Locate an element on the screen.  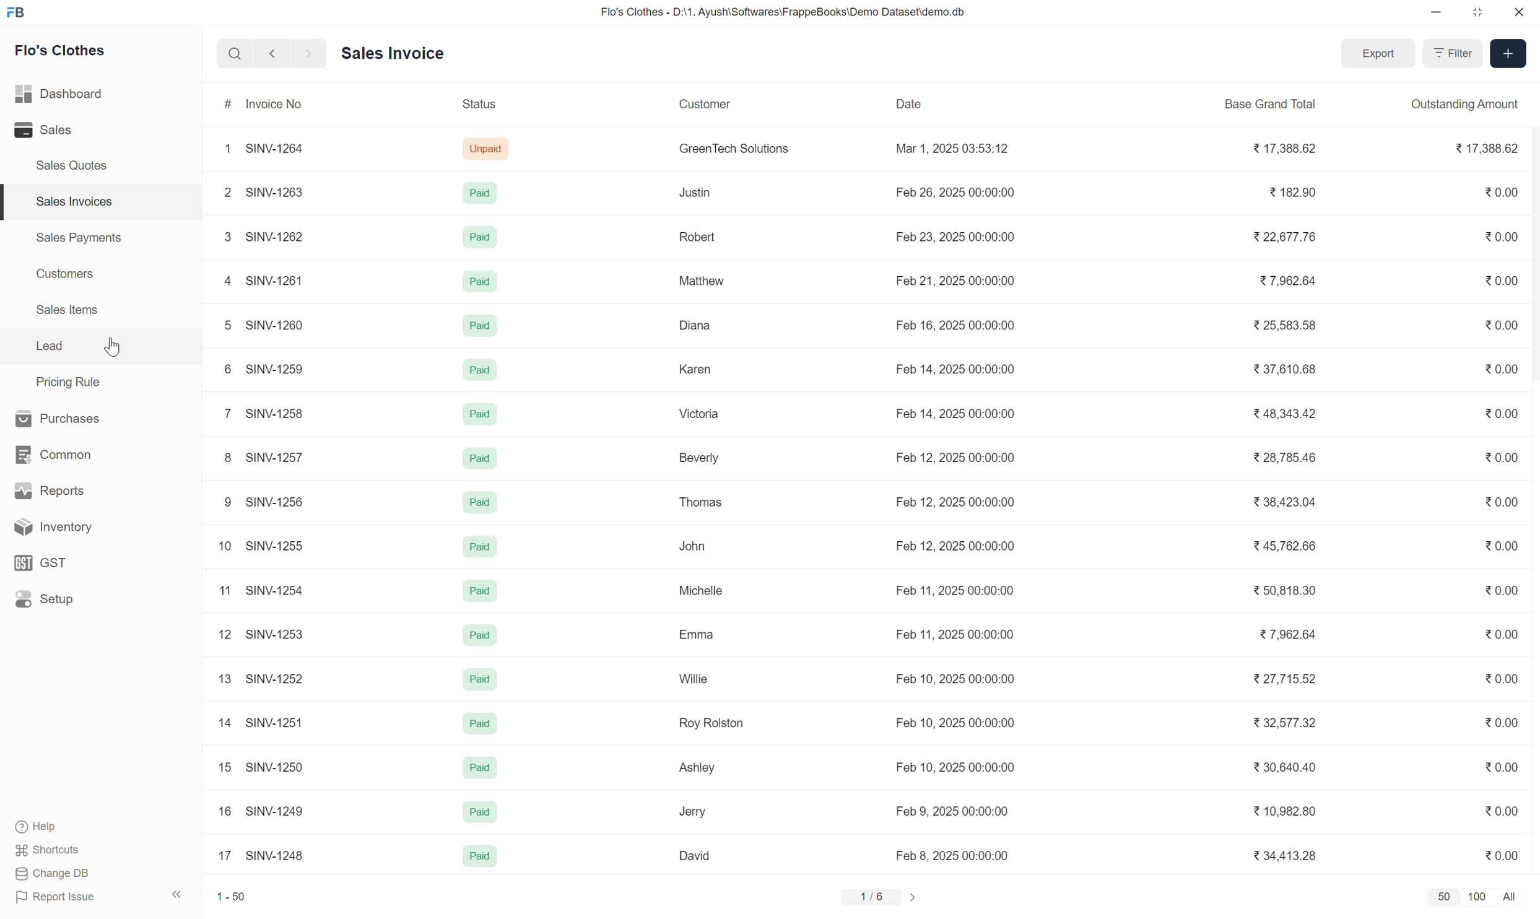
Customers is located at coordinates (72, 274).